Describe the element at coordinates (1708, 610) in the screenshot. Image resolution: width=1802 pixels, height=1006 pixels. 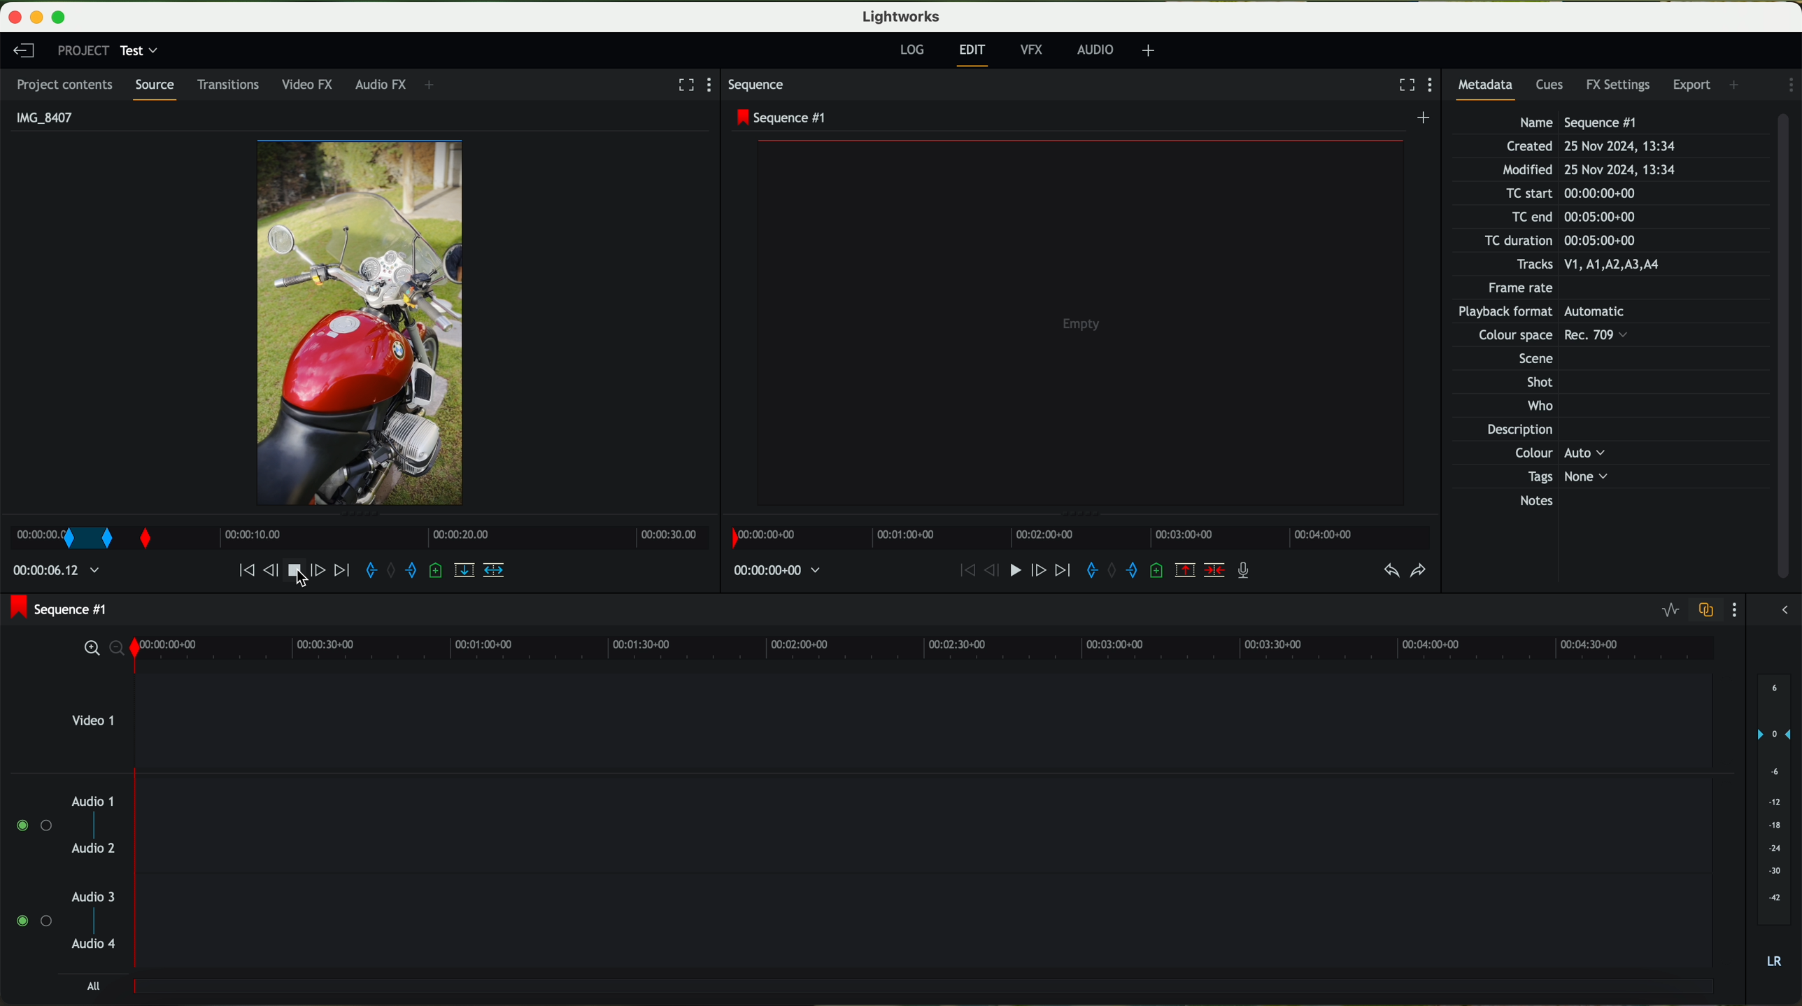
I see `toggle audio track sync` at that location.